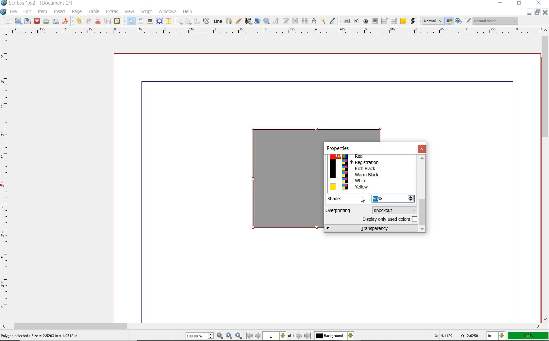 Image resolution: width=549 pixels, height=341 pixels. Describe the element at coordinates (27, 22) in the screenshot. I see `save` at that location.